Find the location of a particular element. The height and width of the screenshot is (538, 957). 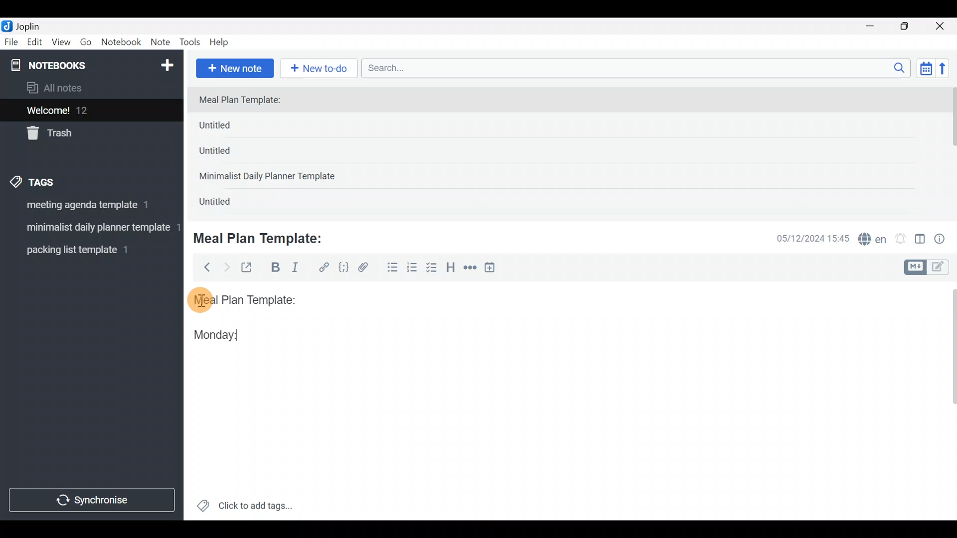

text cursor is located at coordinates (247, 335).